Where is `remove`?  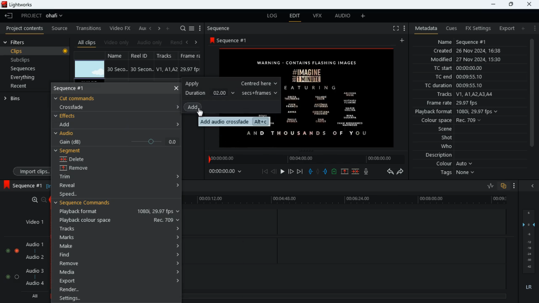
remove is located at coordinates (81, 168).